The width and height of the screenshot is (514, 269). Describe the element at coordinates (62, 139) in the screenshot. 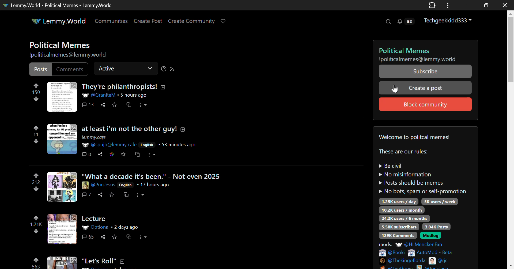

I see `Post Media` at that location.